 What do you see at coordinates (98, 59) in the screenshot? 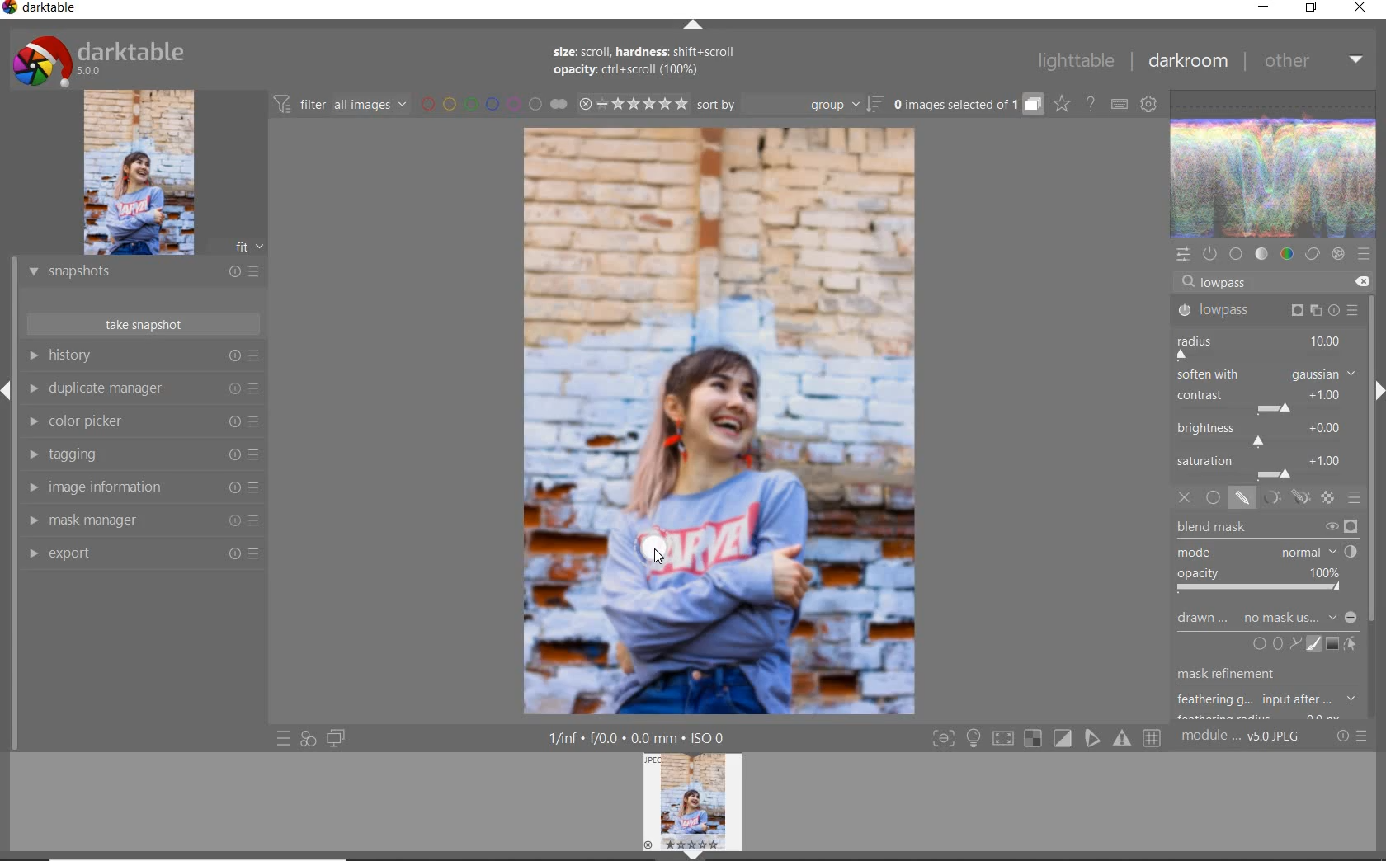
I see `system logo` at bounding box center [98, 59].